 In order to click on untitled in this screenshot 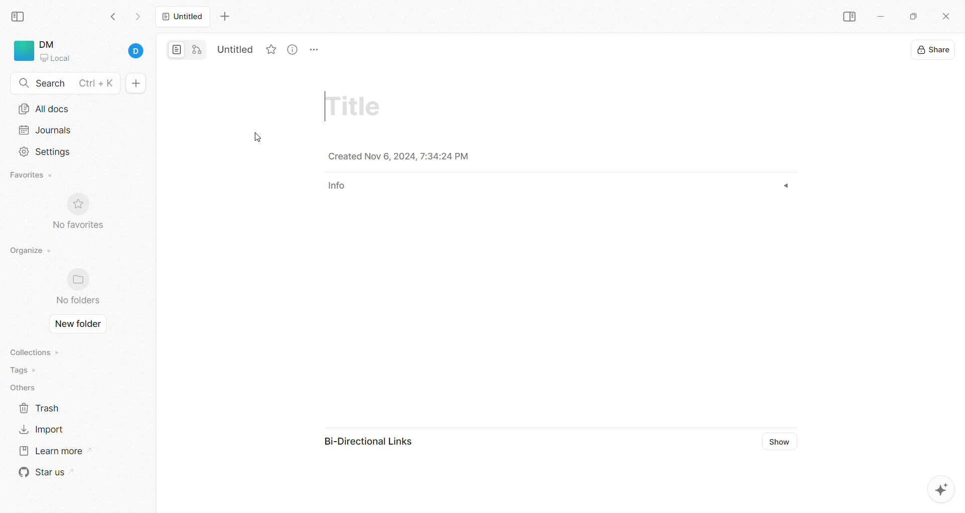, I will do `click(236, 48)`.